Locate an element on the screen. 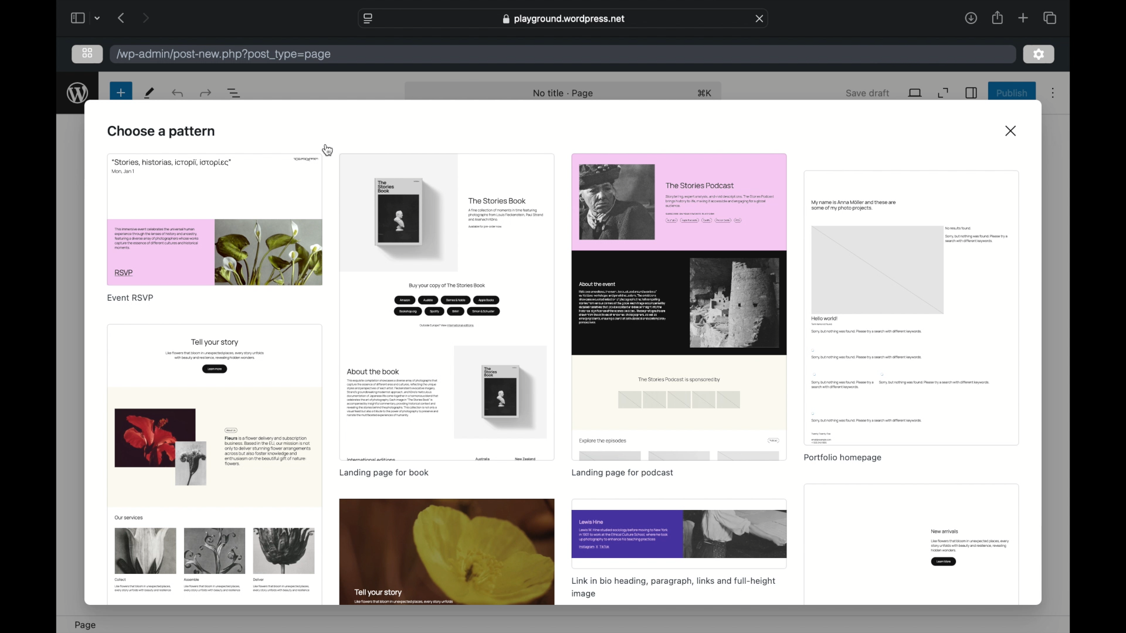 The width and height of the screenshot is (1126, 633). save draft is located at coordinates (869, 94).